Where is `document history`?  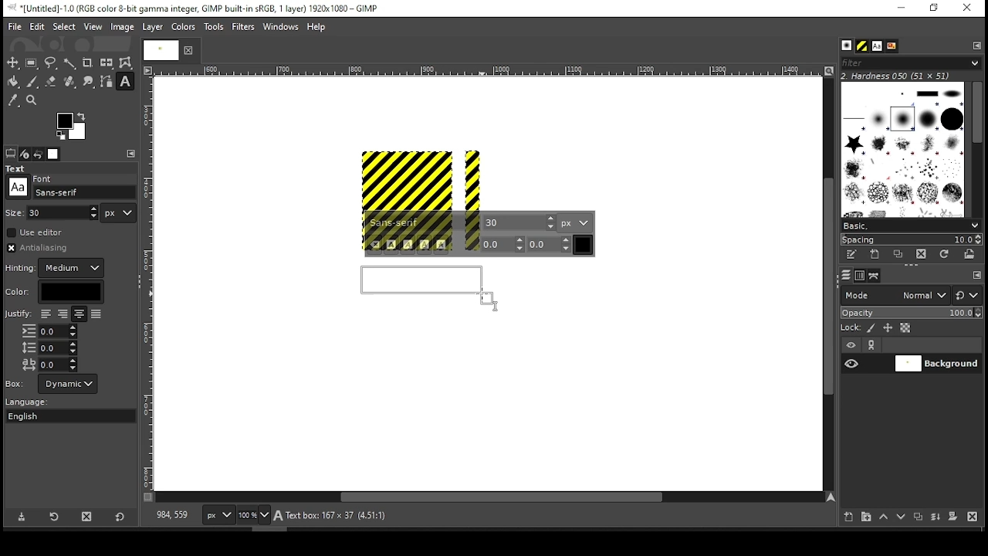
document history is located at coordinates (891, 46).